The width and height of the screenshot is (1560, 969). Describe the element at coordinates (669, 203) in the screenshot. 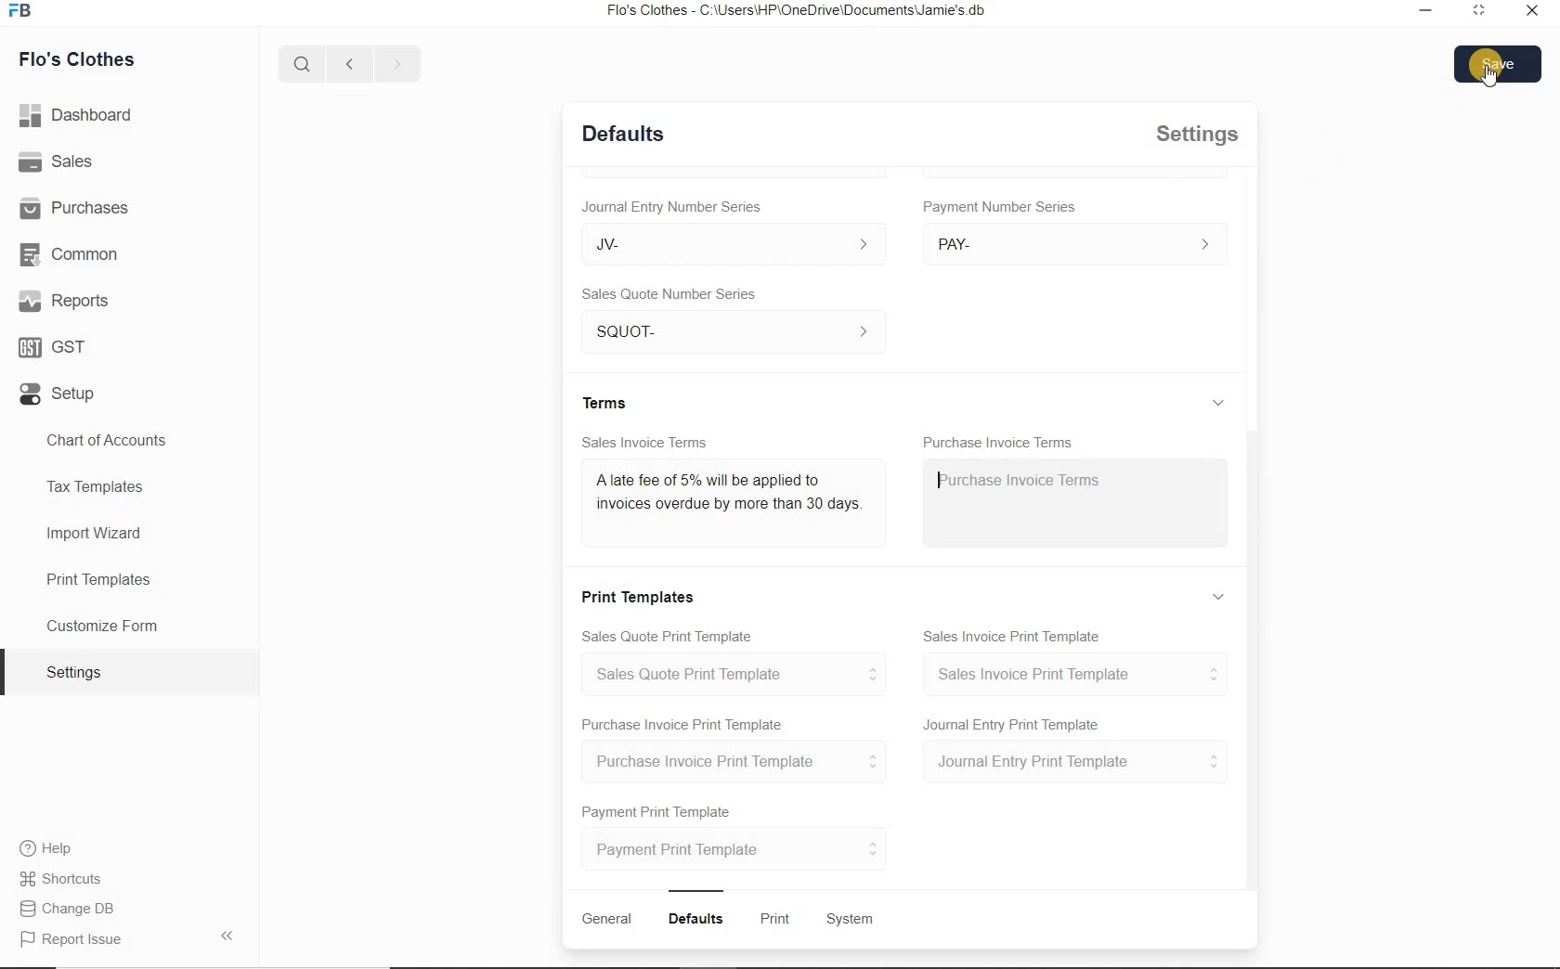

I see `Journal Entry Number Series` at that location.